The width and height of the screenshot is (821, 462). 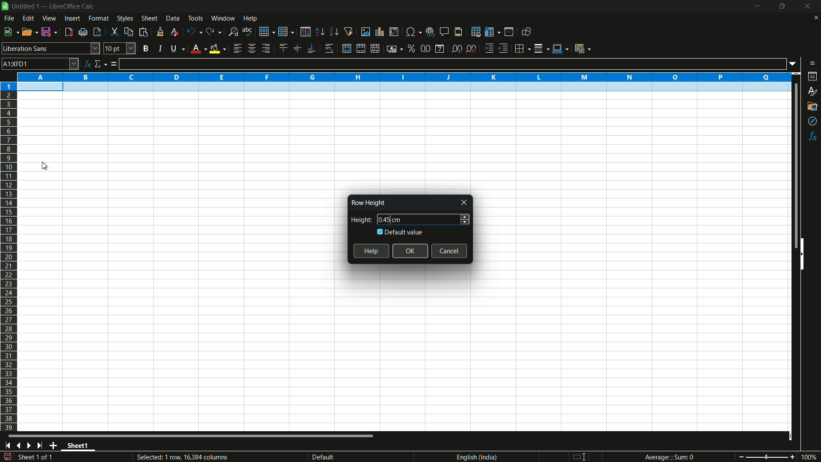 What do you see at coordinates (812, 92) in the screenshot?
I see `styles` at bounding box center [812, 92].